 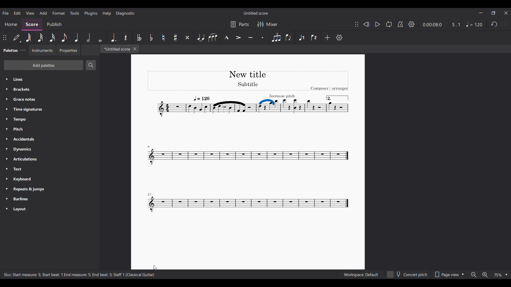 I want to click on Tie, so click(x=200, y=37).